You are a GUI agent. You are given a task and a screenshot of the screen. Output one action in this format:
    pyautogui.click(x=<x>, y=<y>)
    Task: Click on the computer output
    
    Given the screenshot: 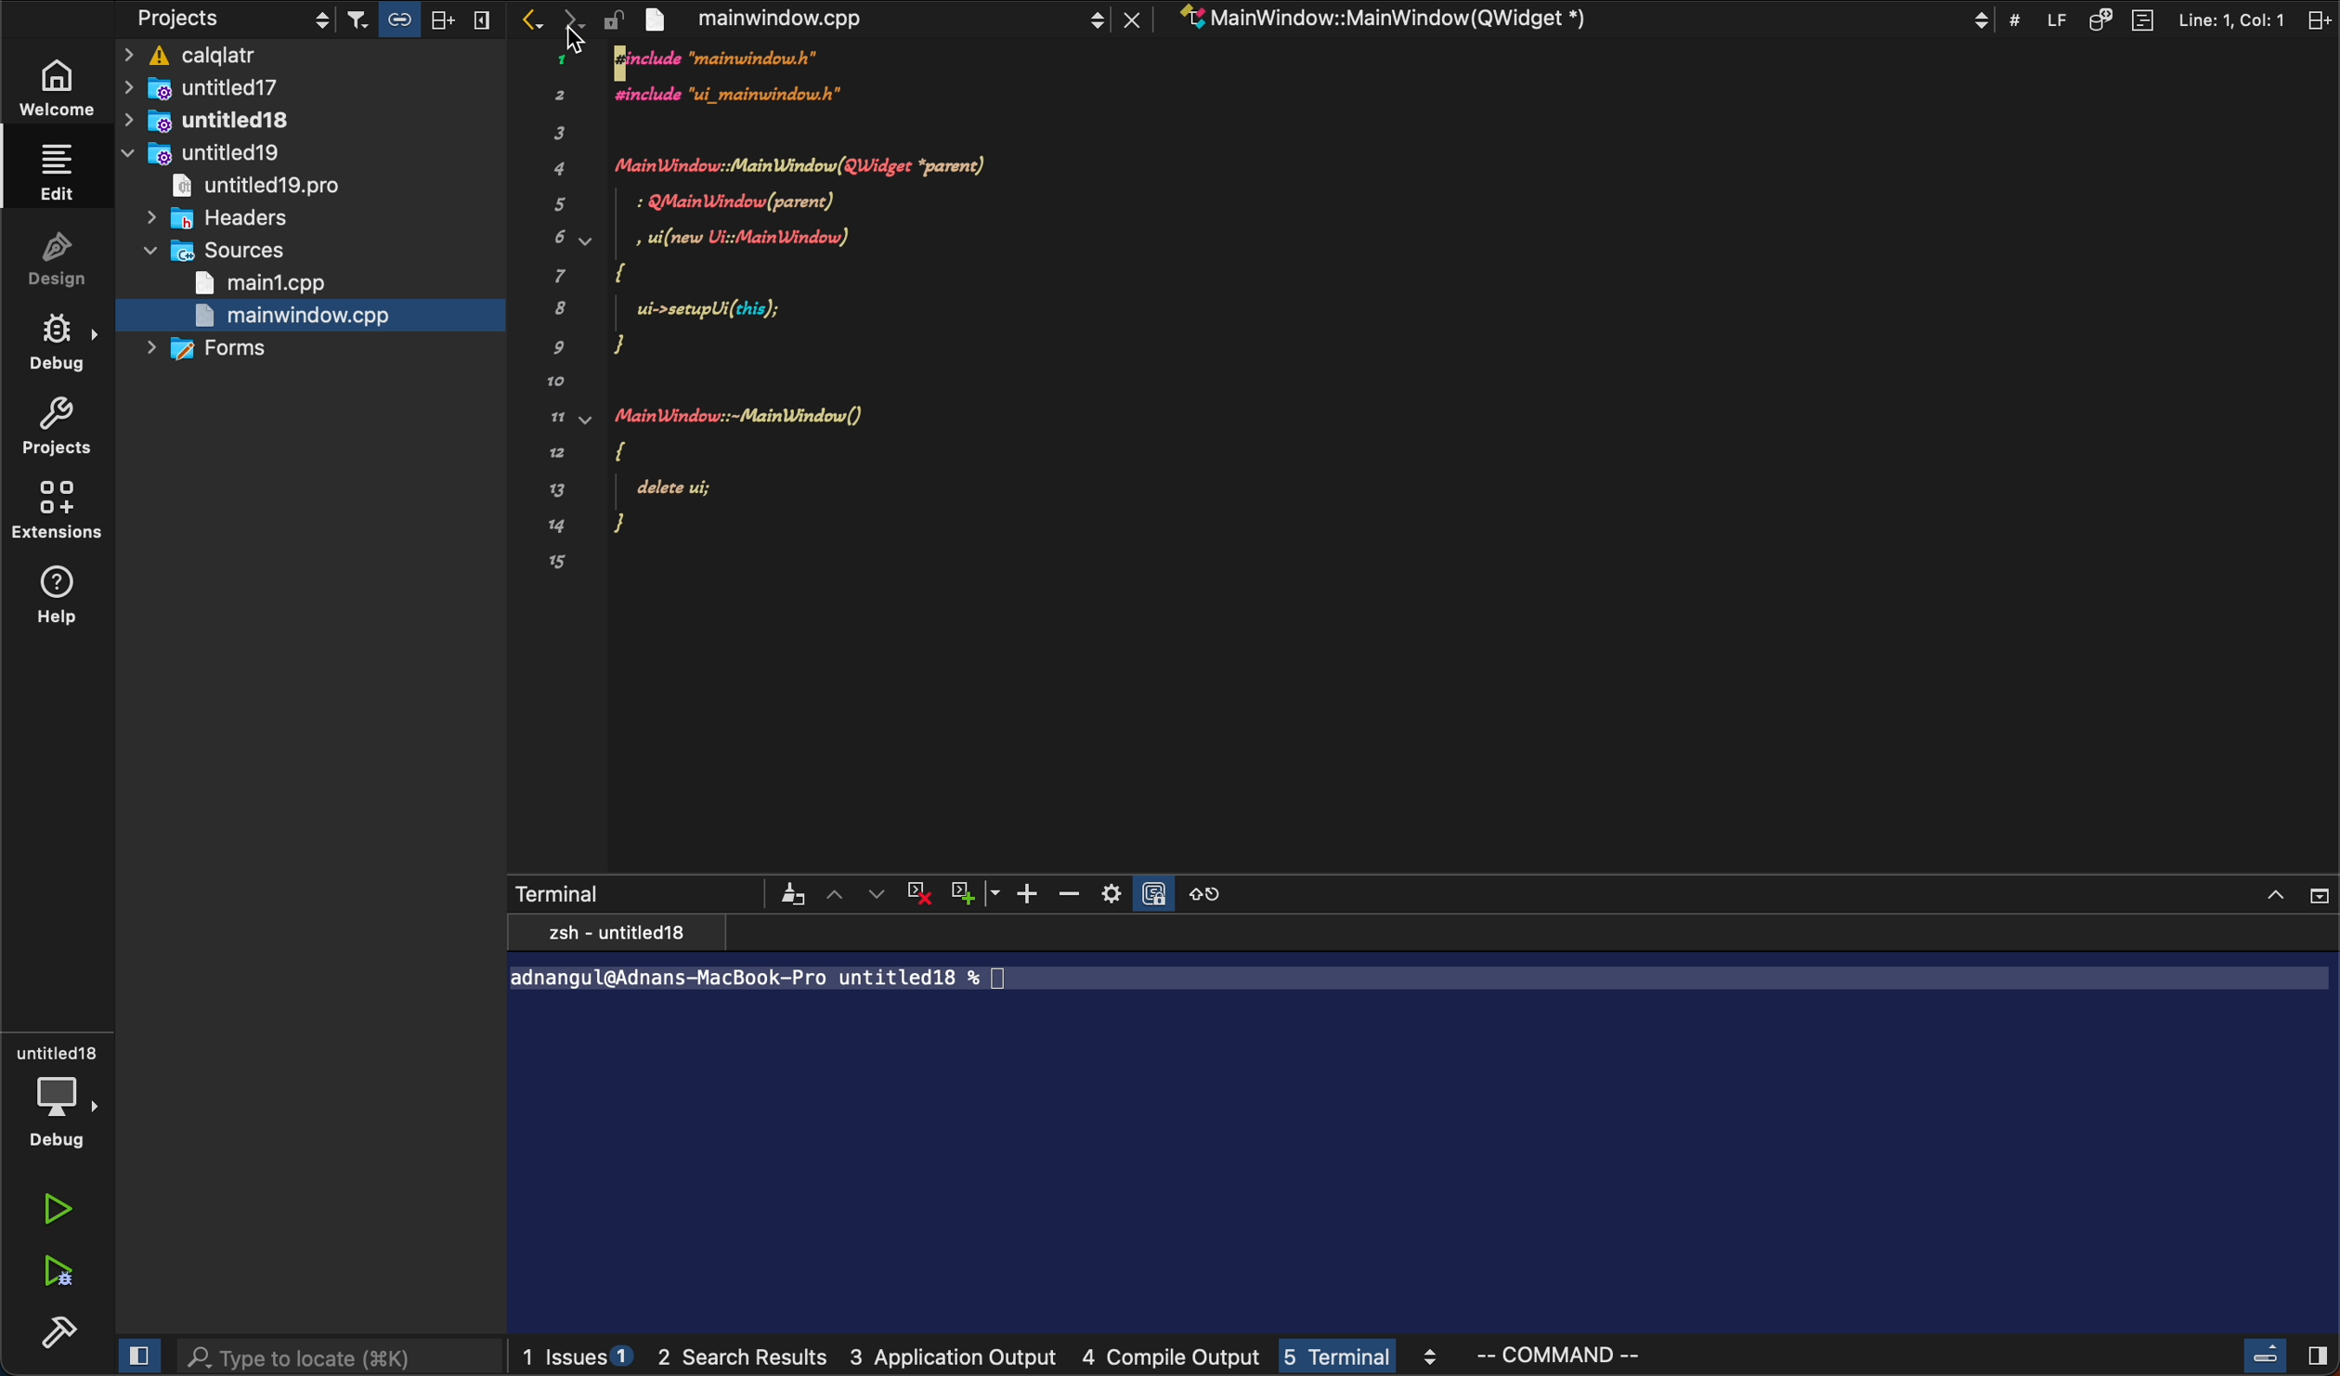 What is the action you would take?
    pyautogui.click(x=1171, y=1360)
    